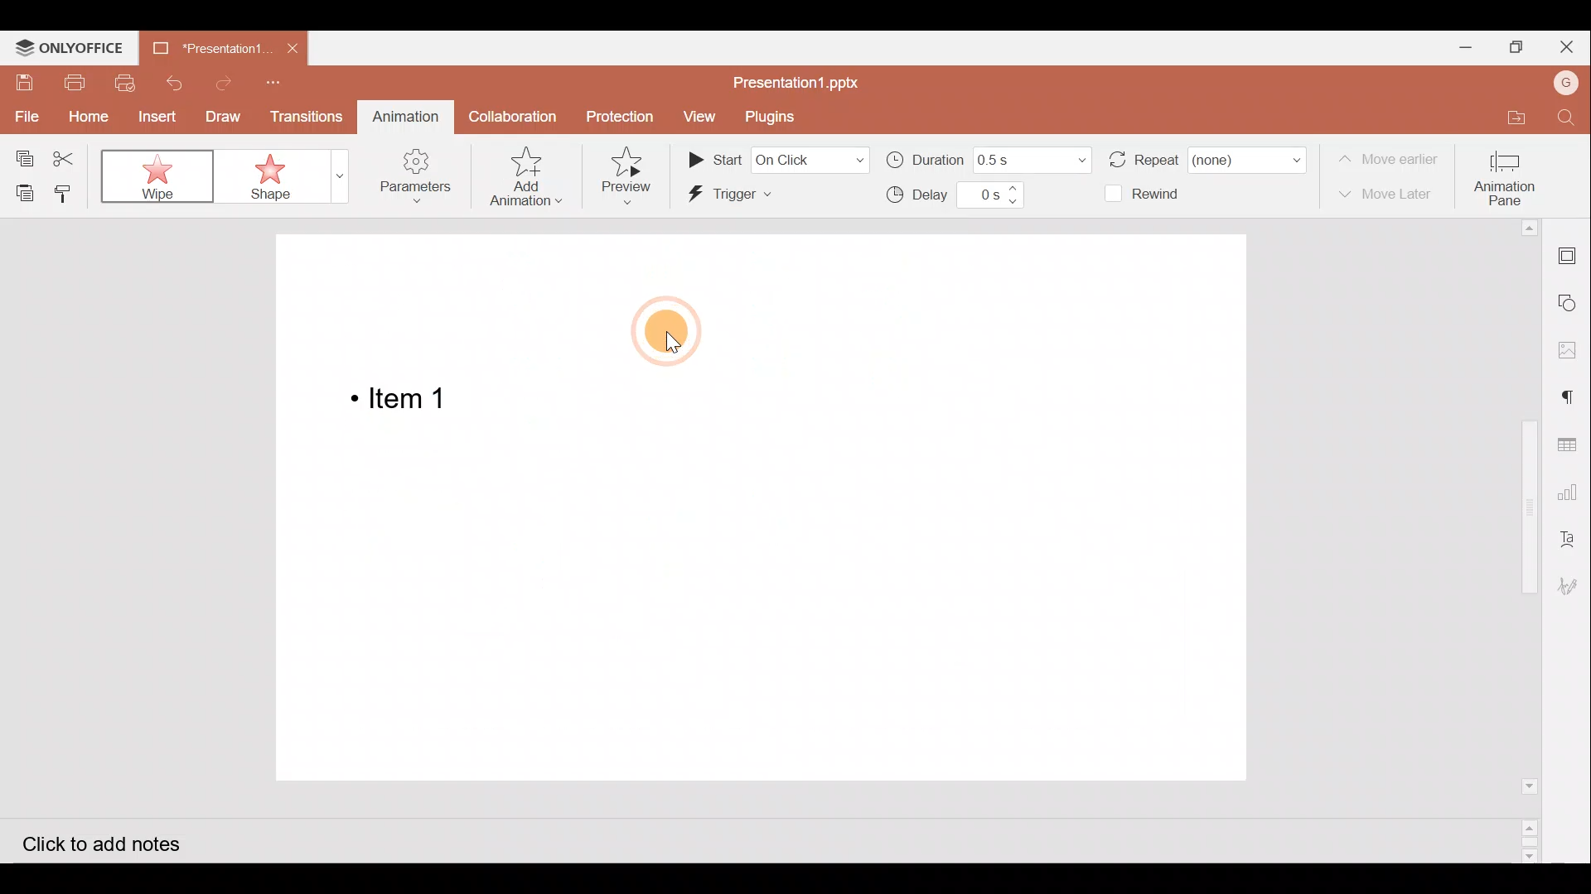  Describe the element at coordinates (68, 48) in the screenshot. I see `ONLYOFFICE` at that location.